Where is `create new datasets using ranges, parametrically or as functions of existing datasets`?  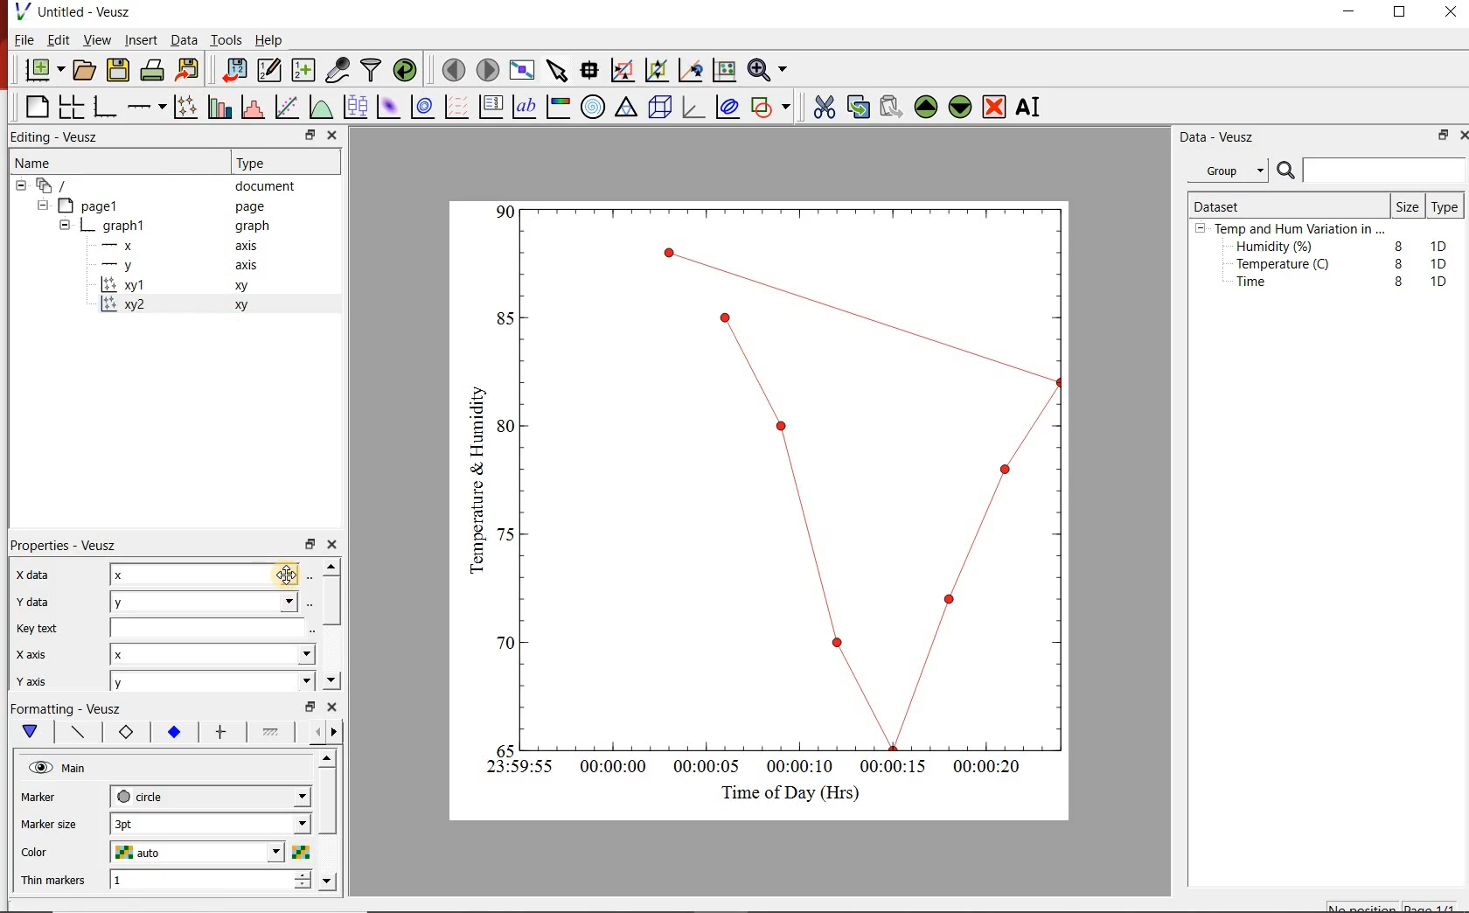
create new datasets using ranges, parametrically or as functions of existing datasets is located at coordinates (304, 71).